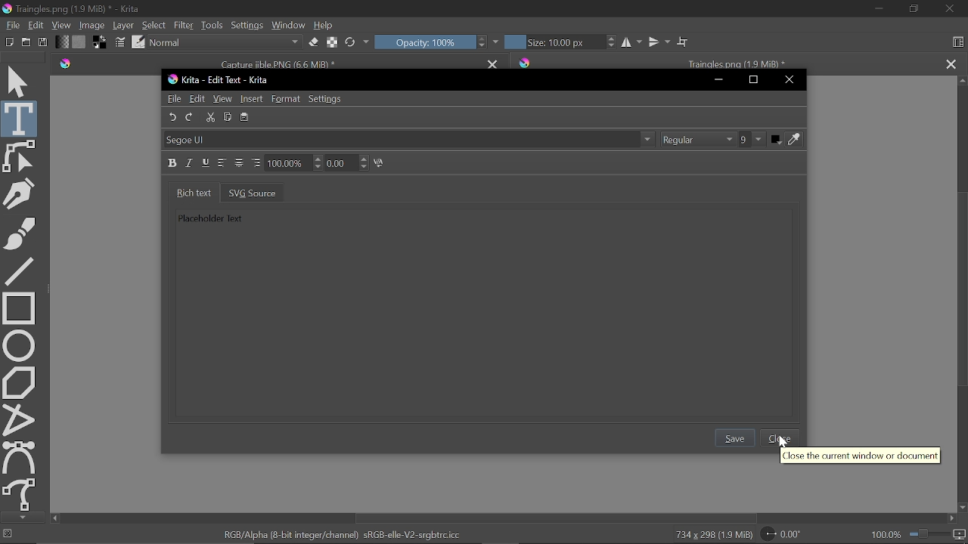  Describe the element at coordinates (790, 535) in the screenshot. I see `Rotate` at that location.